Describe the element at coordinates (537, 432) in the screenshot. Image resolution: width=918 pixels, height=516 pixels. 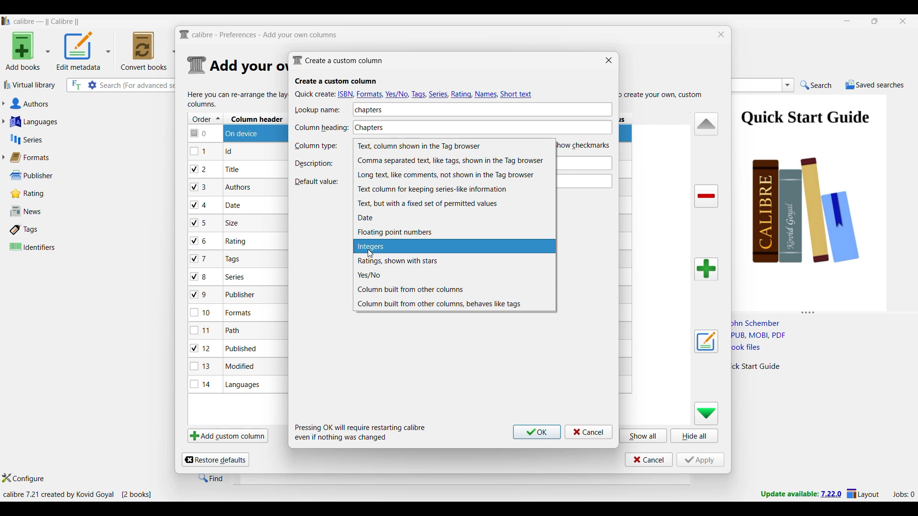
I see `Ok` at that location.